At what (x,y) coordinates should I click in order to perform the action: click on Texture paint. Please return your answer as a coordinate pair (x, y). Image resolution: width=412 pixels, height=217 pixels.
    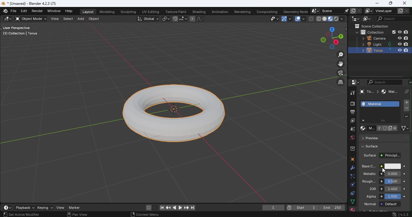
    Looking at the image, I should click on (176, 11).